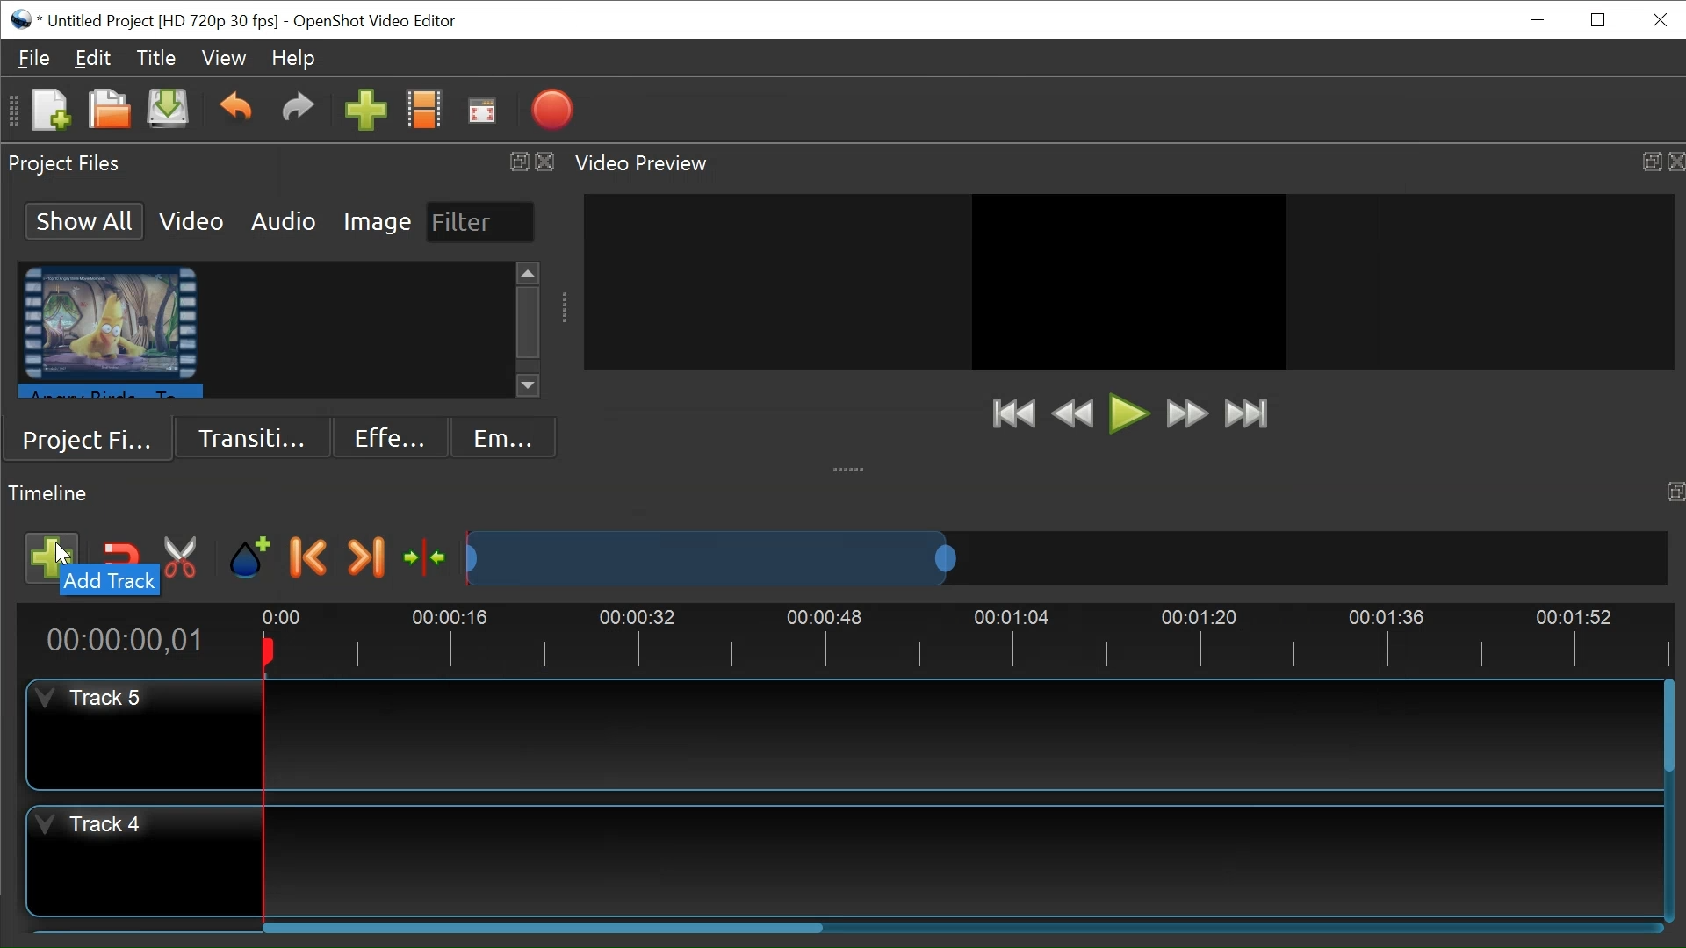 The width and height of the screenshot is (1686, 948). Describe the element at coordinates (375, 19) in the screenshot. I see `OpenShot Video Editor` at that location.